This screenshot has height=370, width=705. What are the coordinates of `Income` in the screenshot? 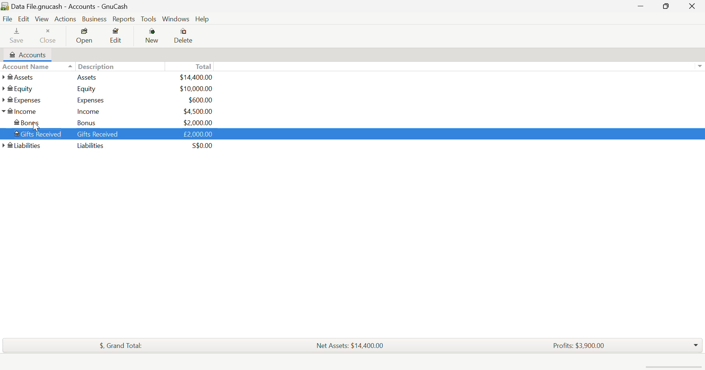 It's located at (22, 111).